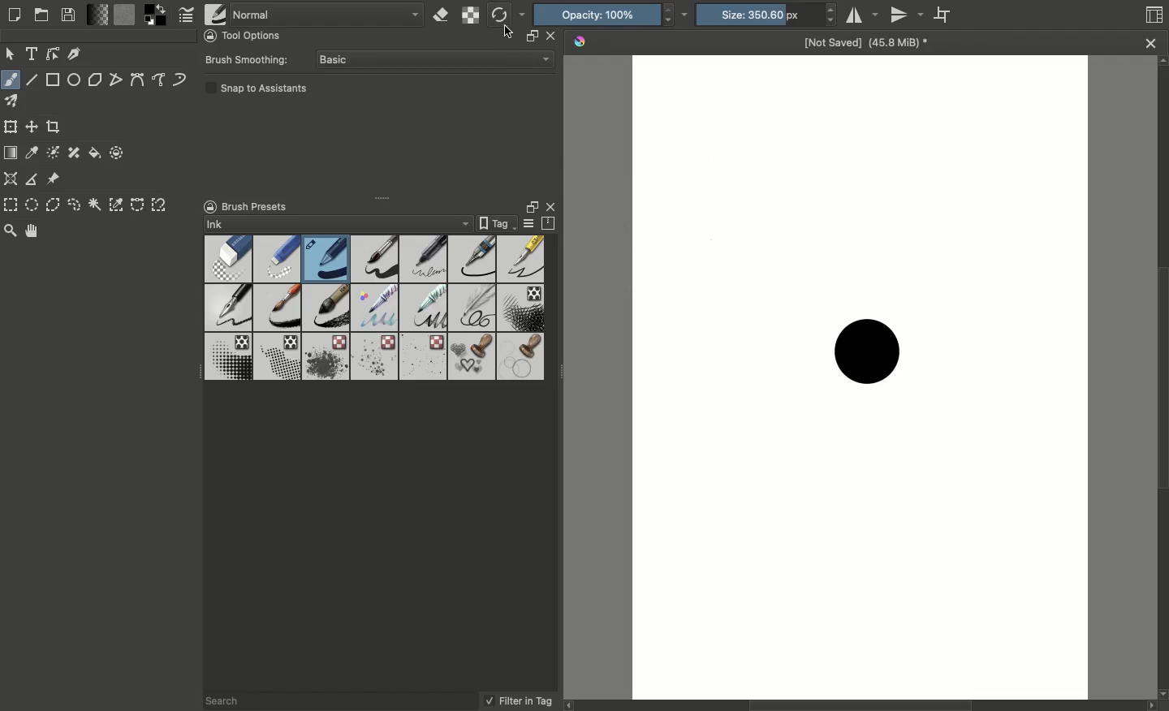 This screenshot has width=1169, height=711. What do you see at coordinates (507, 31) in the screenshot?
I see `cursor` at bounding box center [507, 31].